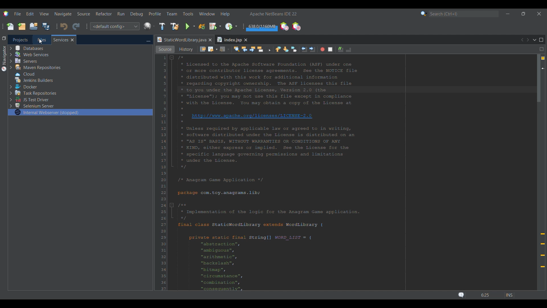  I want to click on Pause I/O checks, so click(296, 26).